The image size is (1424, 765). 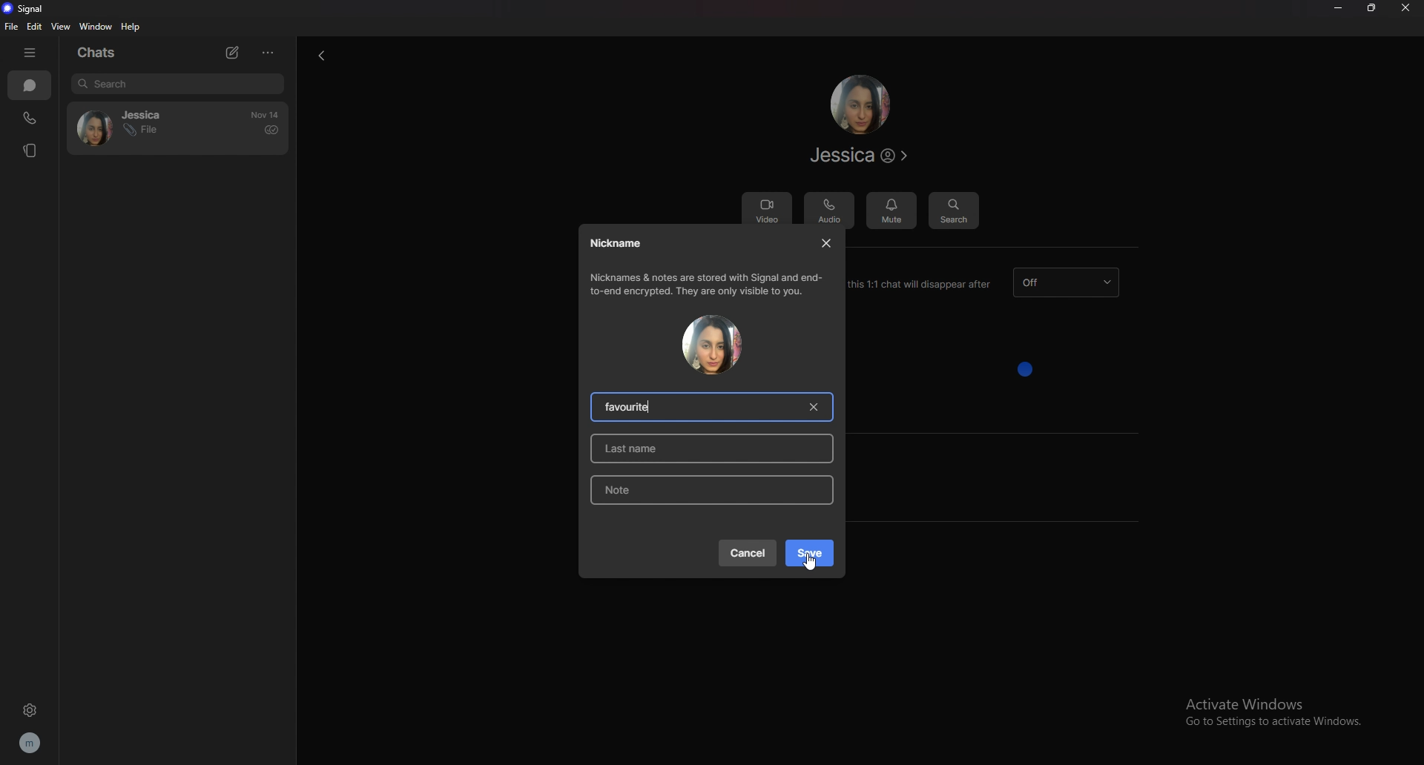 What do you see at coordinates (30, 85) in the screenshot?
I see `chats` at bounding box center [30, 85].